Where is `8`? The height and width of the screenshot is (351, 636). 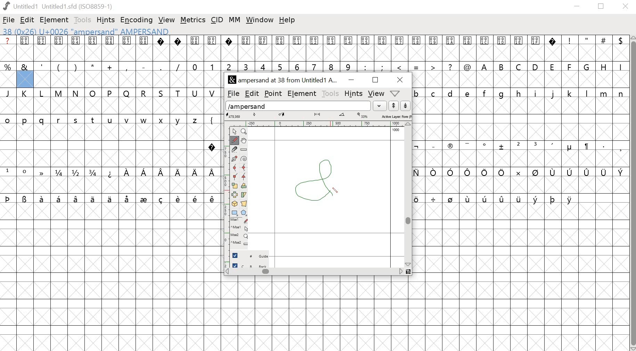 8 is located at coordinates (332, 66).